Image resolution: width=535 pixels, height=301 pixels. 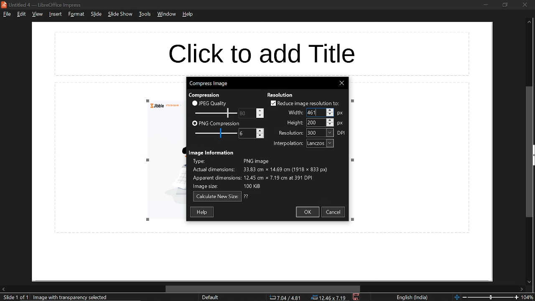 What do you see at coordinates (144, 15) in the screenshot?
I see `tools` at bounding box center [144, 15].